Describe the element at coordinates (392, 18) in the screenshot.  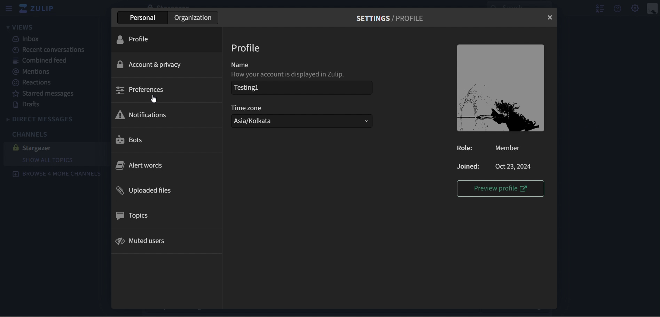
I see `settings/Profile` at that location.